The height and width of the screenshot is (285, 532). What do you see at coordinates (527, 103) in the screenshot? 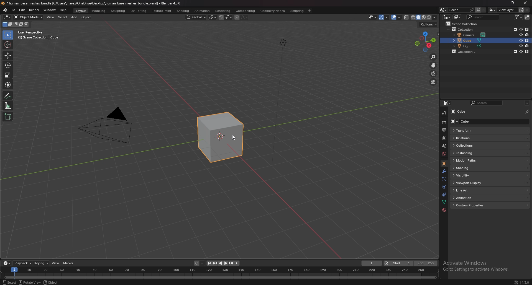
I see `options` at bounding box center [527, 103].